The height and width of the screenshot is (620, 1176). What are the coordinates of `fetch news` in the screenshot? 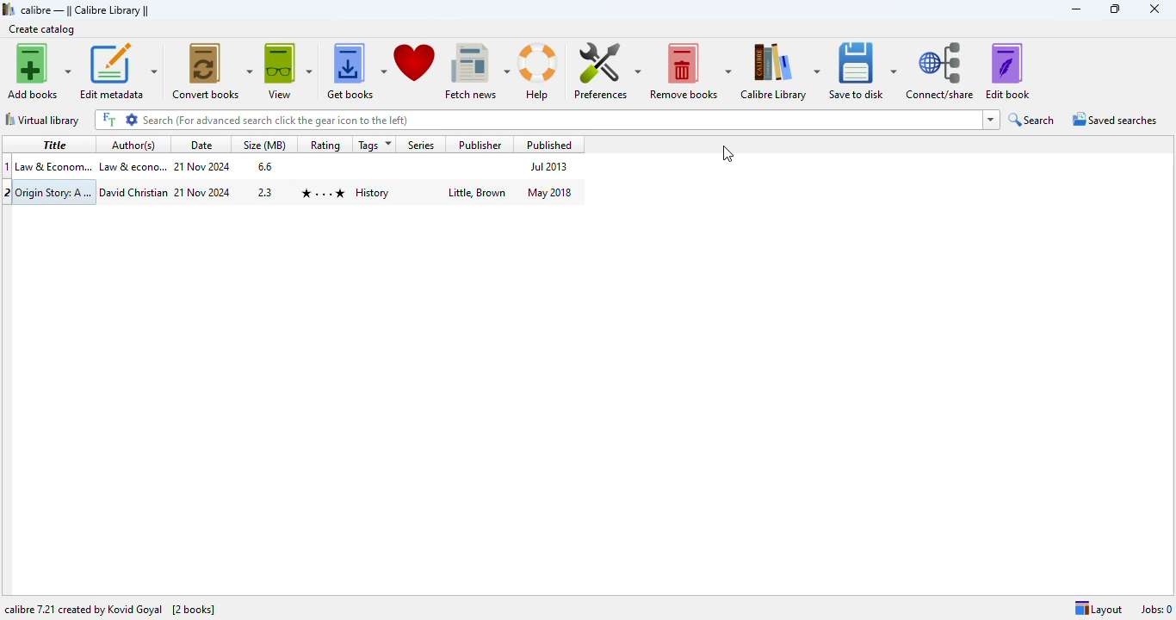 It's located at (478, 68).